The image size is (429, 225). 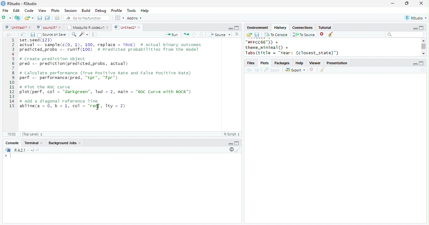 What do you see at coordinates (302, 28) in the screenshot?
I see `Connections` at bounding box center [302, 28].